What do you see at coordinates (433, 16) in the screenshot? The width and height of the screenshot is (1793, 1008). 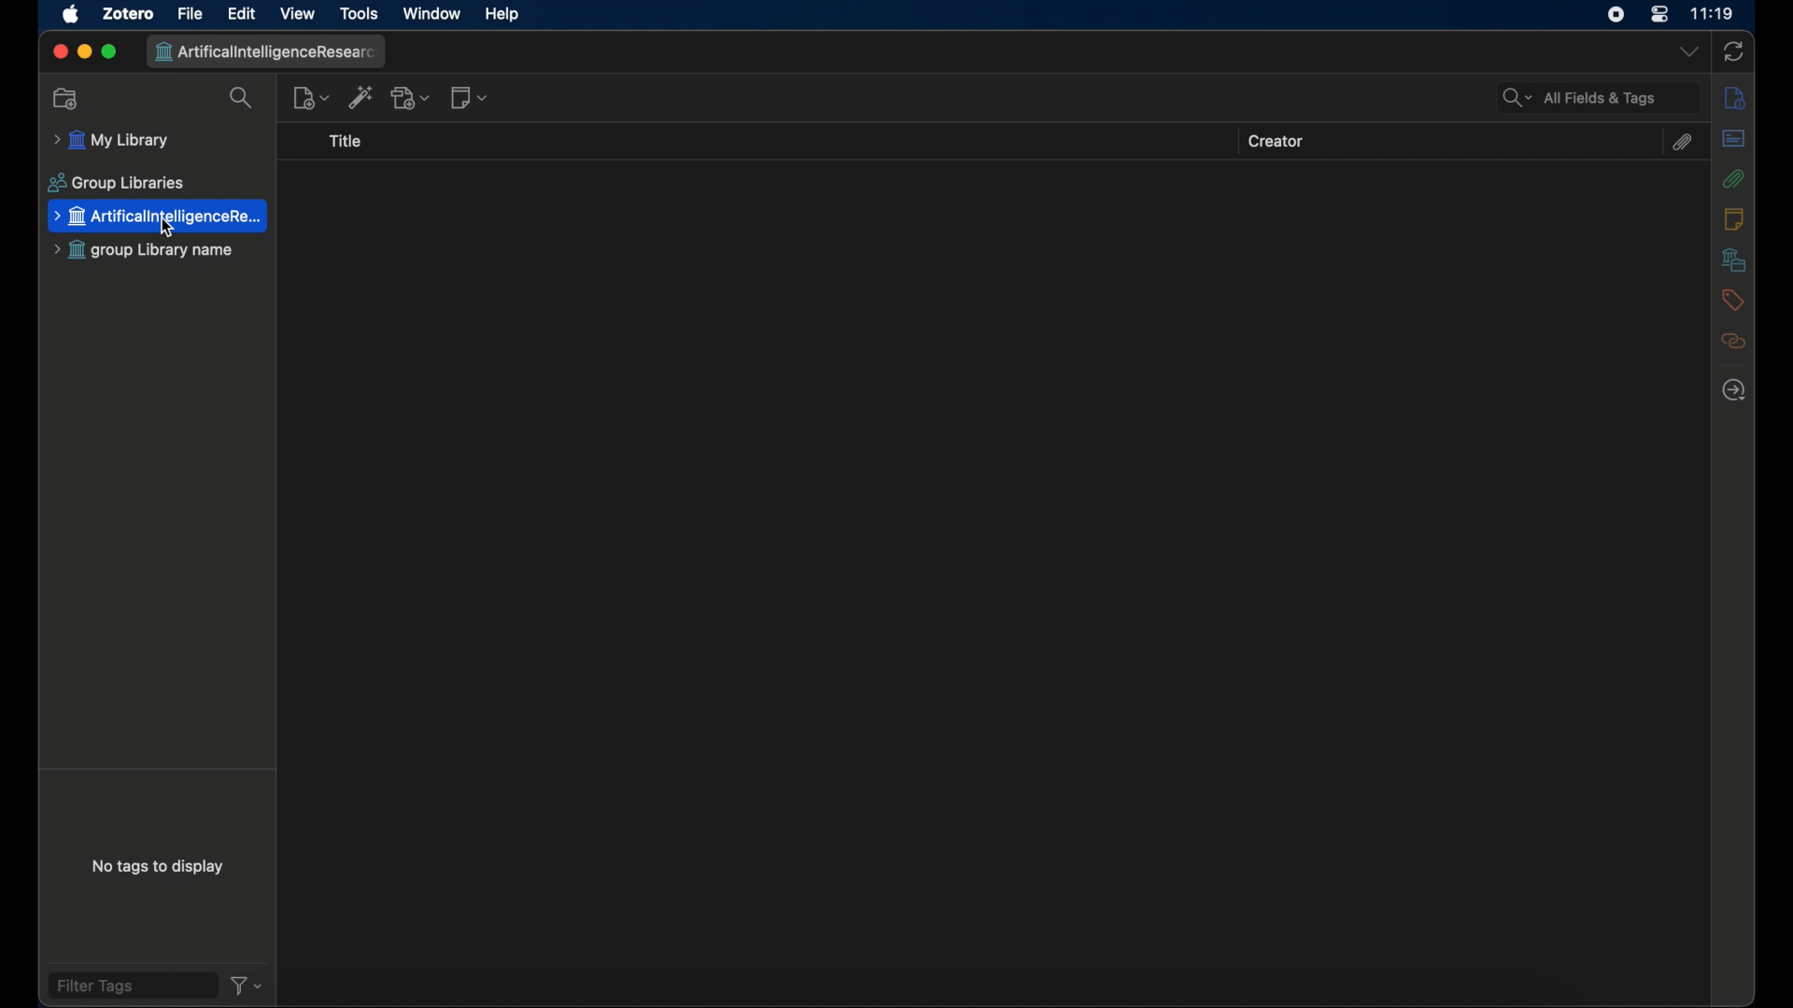 I see `window` at bounding box center [433, 16].